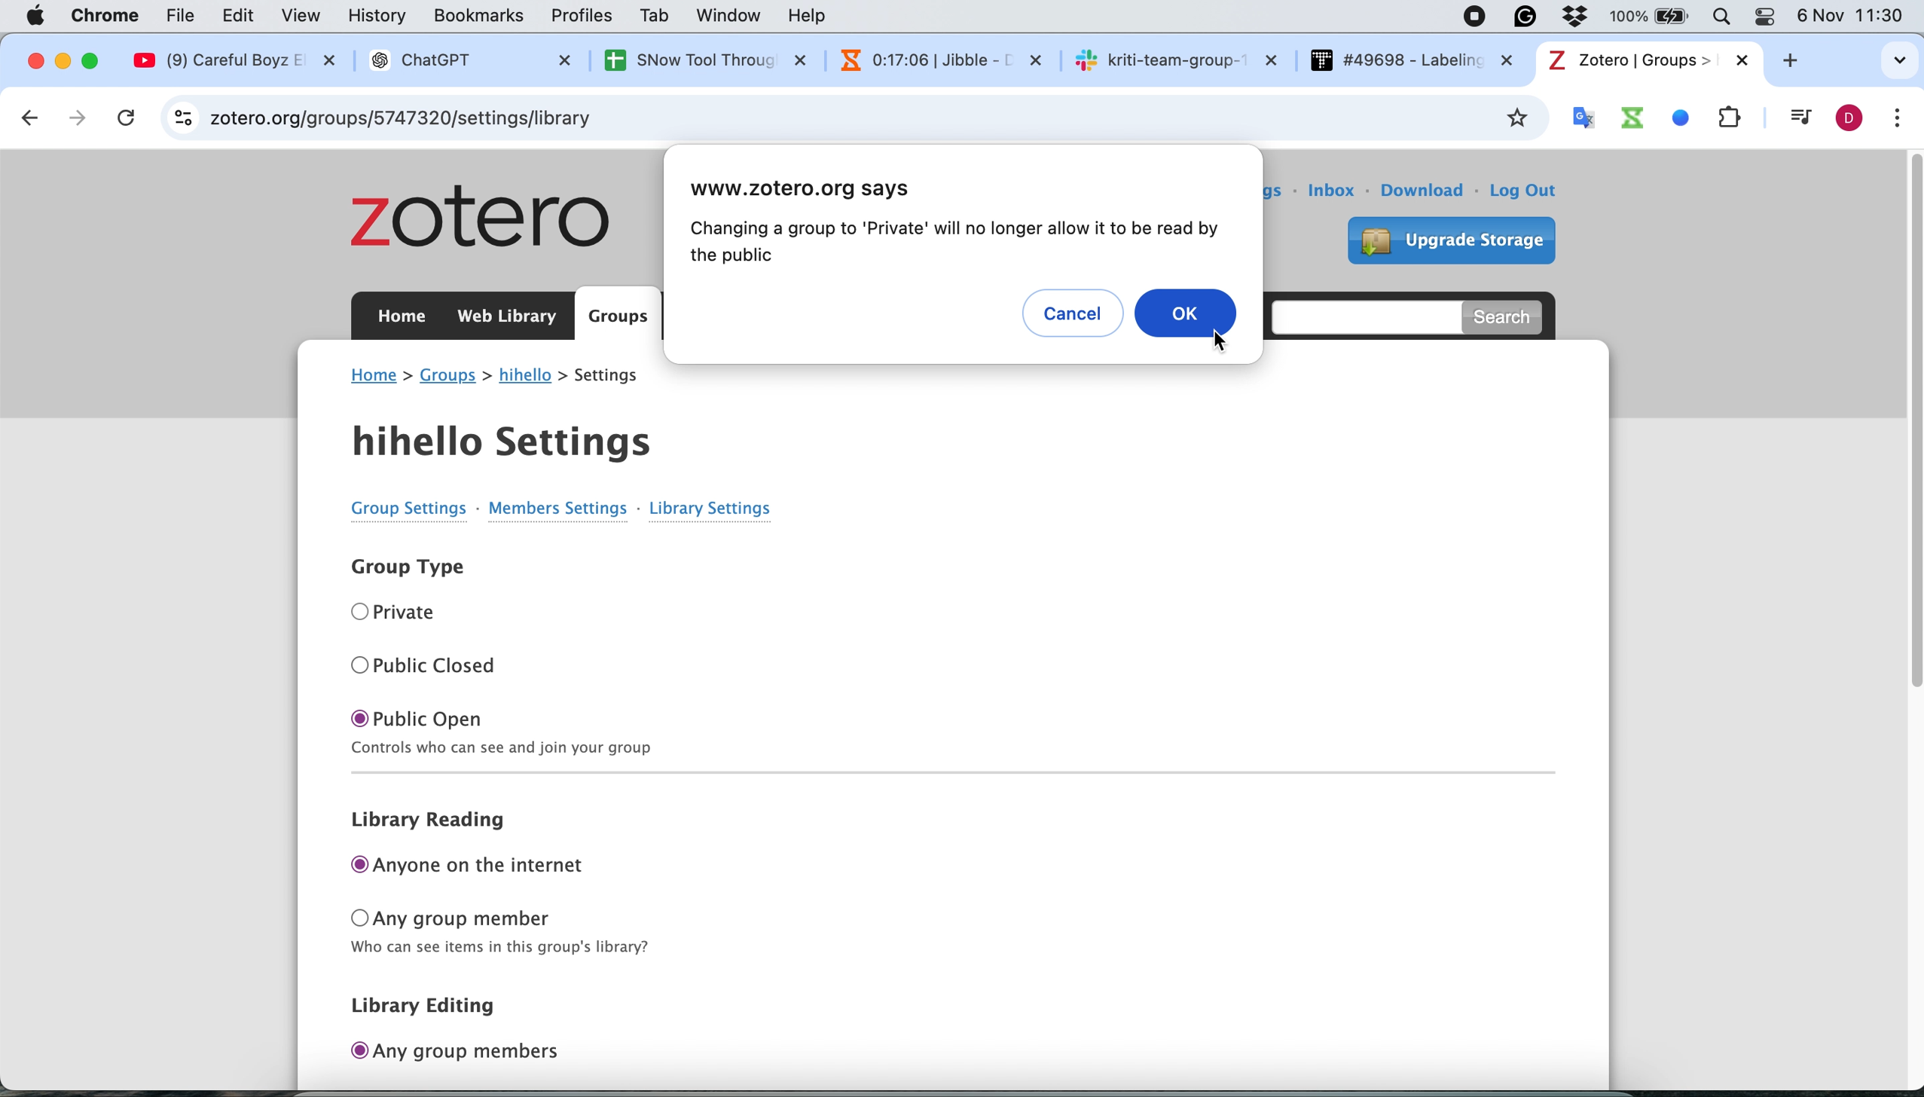 This screenshot has height=1097, width=1924. What do you see at coordinates (498, 951) in the screenshot?
I see `Who can see items in this group's library` at bounding box center [498, 951].